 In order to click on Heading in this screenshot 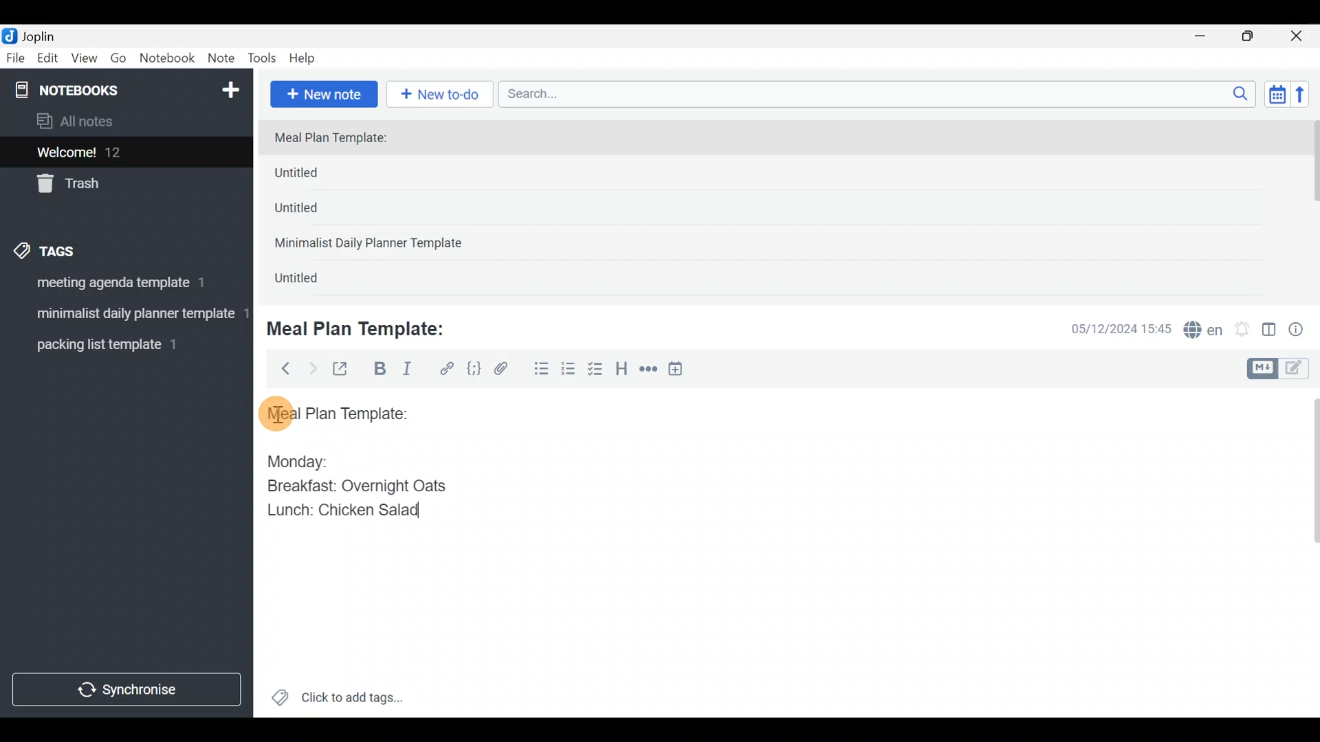, I will do `click(622, 371)`.